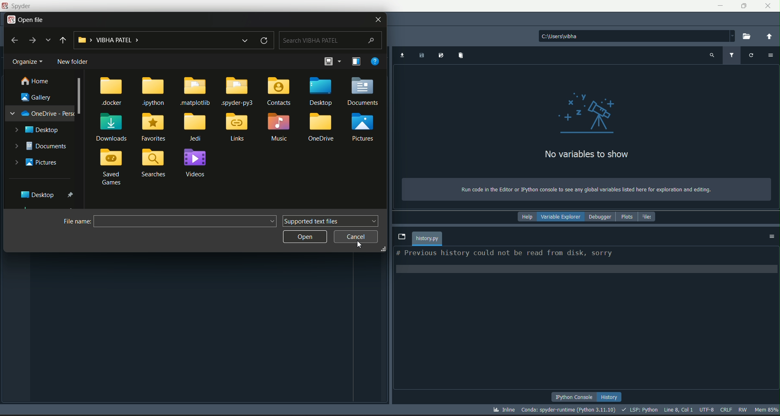  I want to click on remove variables, so click(462, 56).